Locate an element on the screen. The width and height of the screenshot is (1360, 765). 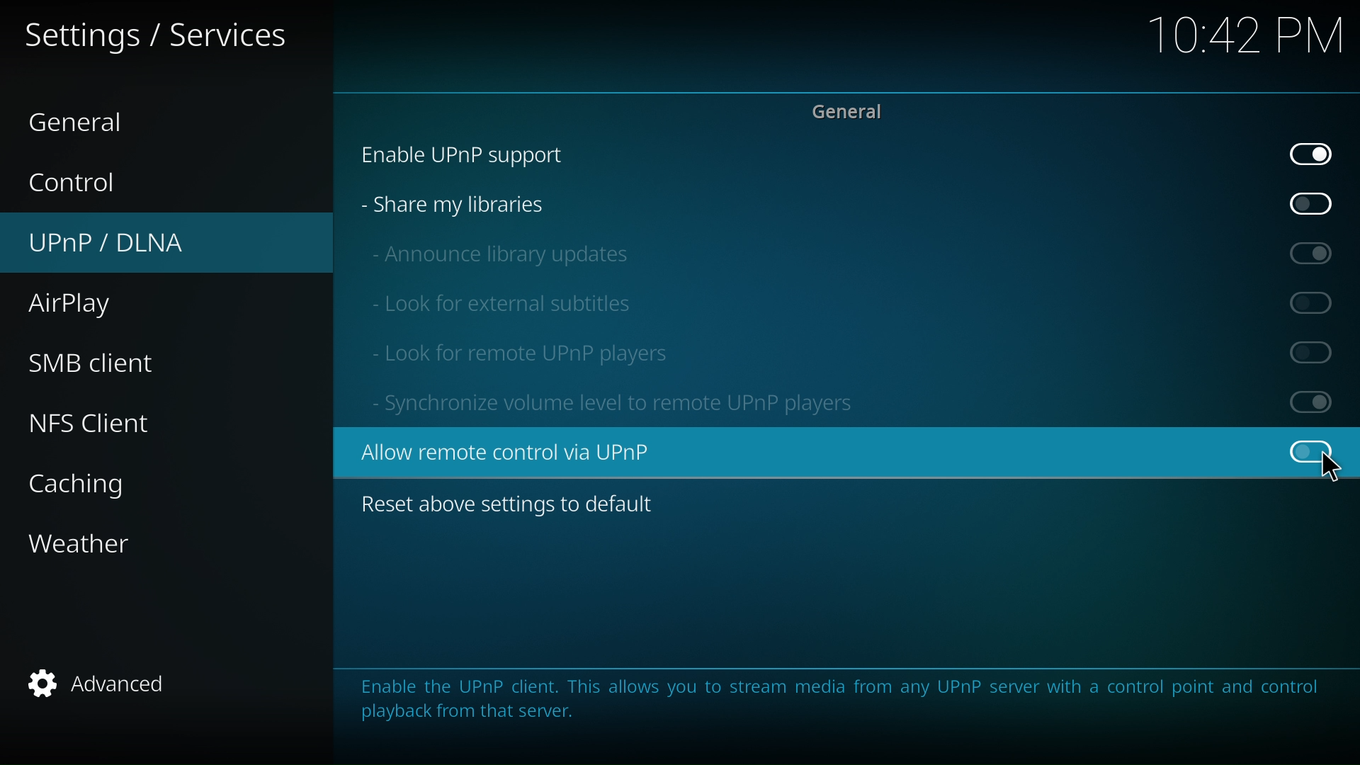
advanced is located at coordinates (88, 684).